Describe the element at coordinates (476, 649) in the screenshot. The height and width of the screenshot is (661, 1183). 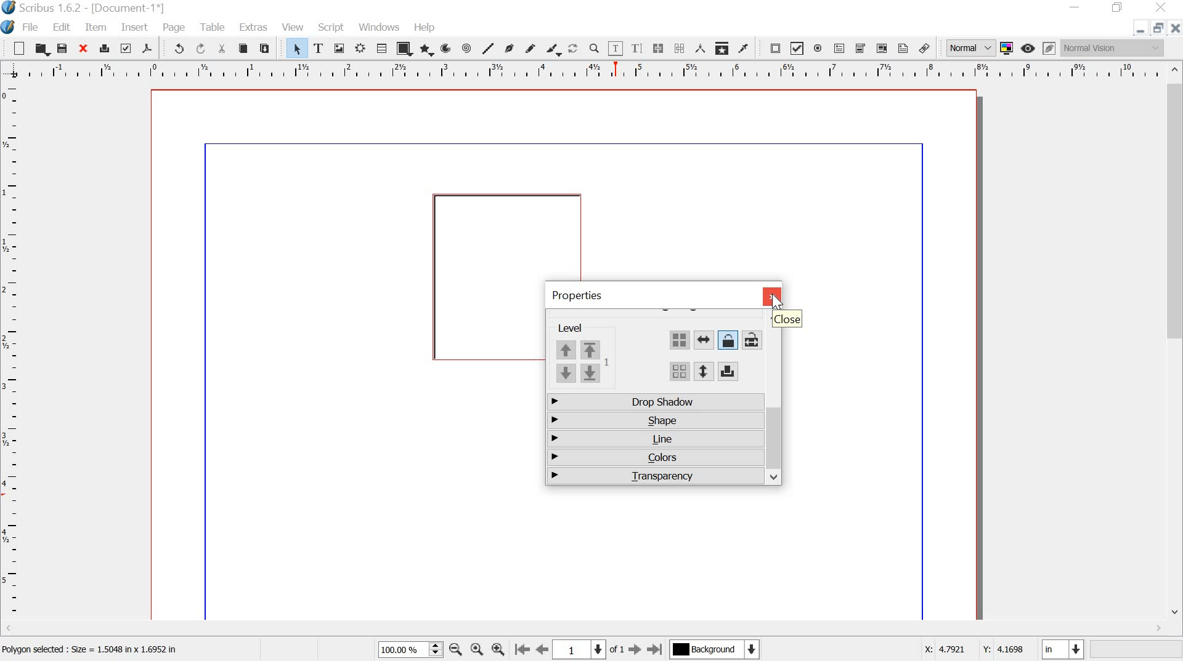
I see `zoom to` at that location.